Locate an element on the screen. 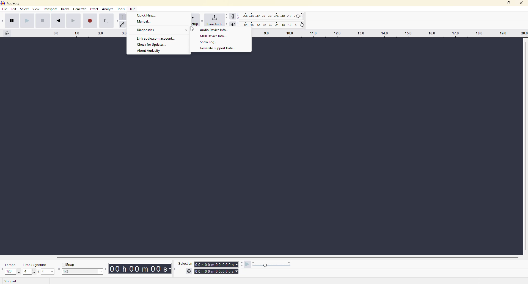  share audio is located at coordinates (217, 20).